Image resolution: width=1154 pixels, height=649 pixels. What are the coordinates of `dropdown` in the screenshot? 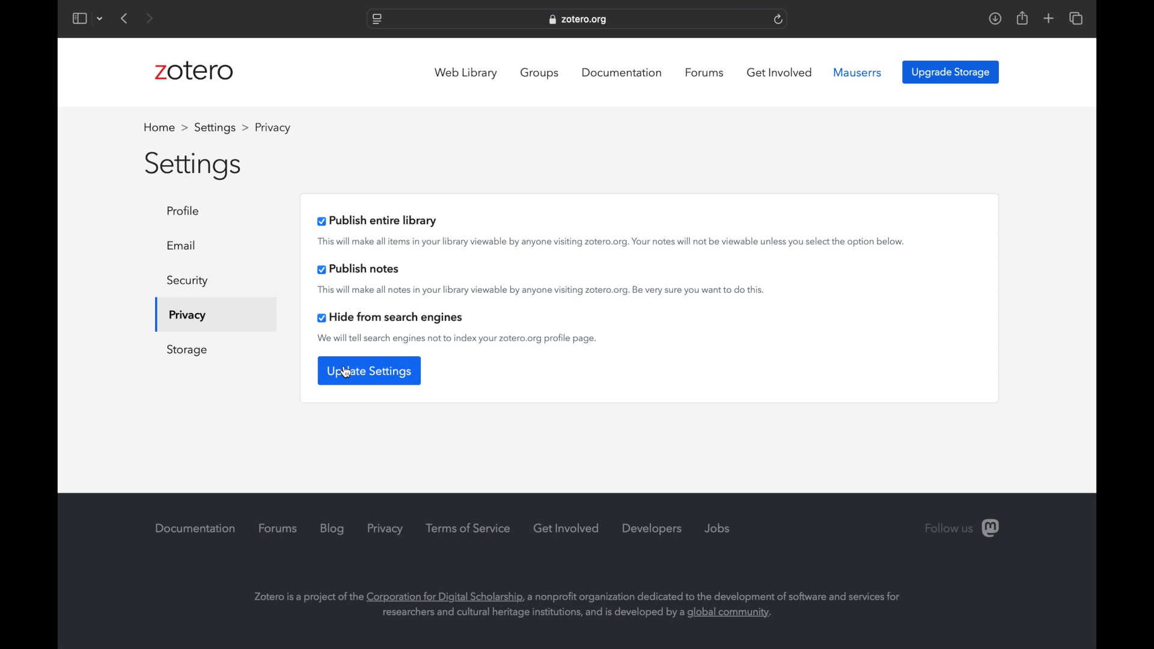 It's located at (100, 19).